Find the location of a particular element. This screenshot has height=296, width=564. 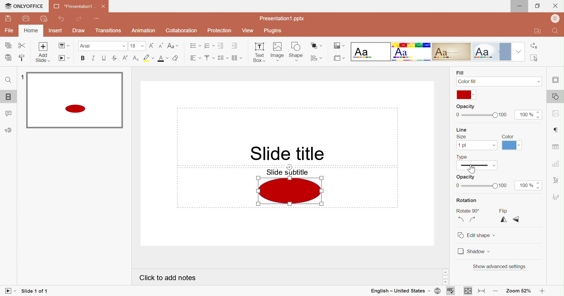

Draw is located at coordinates (79, 31).